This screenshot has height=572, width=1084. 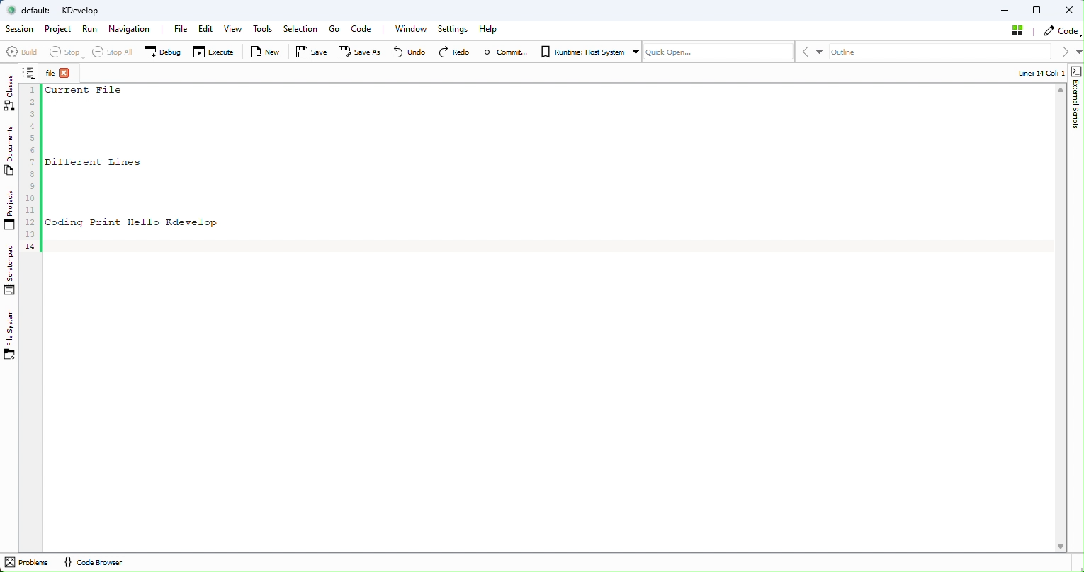 I want to click on default KDevelop, so click(x=59, y=11).